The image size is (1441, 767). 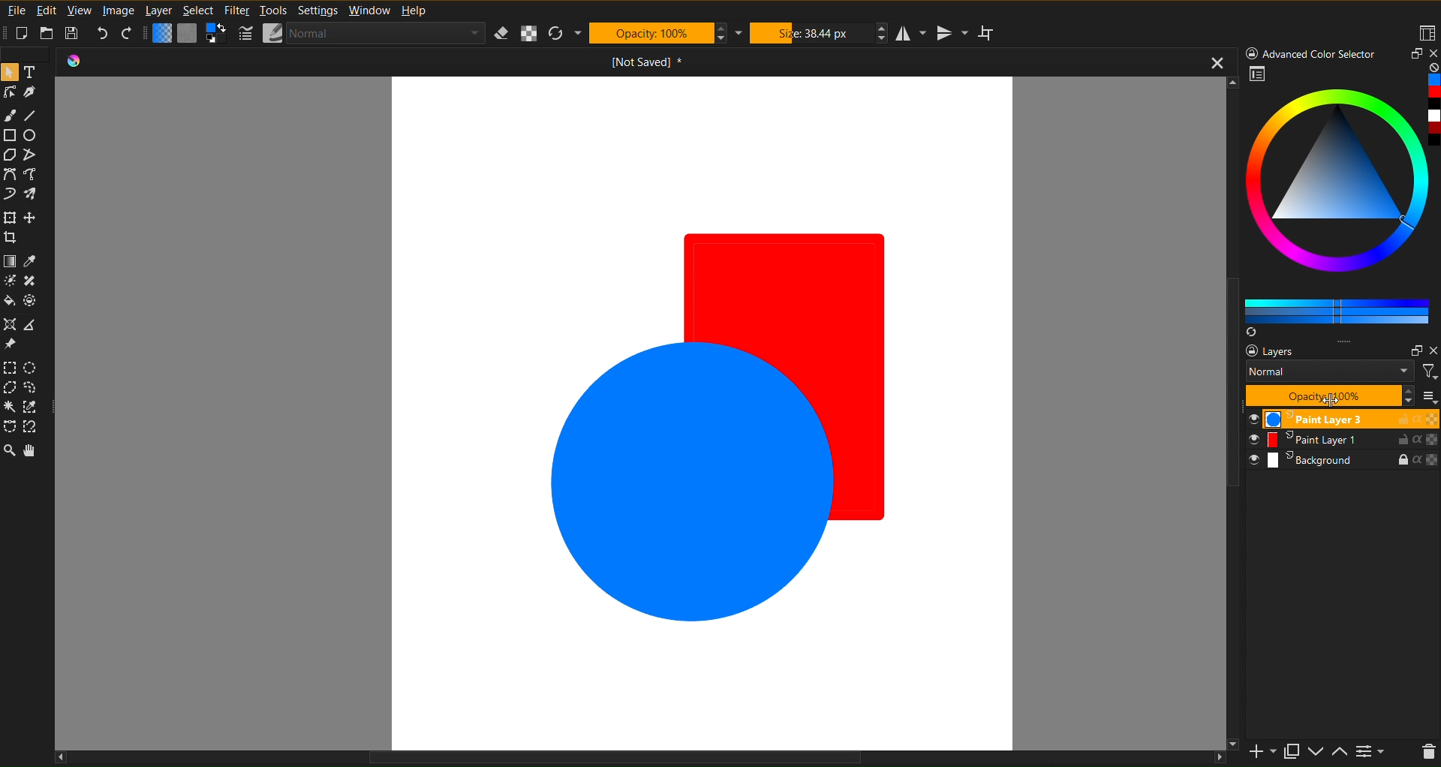 What do you see at coordinates (1343, 419) in the screenshot?
I see `Paint Layer 3` at bounding box center [1343, 419].